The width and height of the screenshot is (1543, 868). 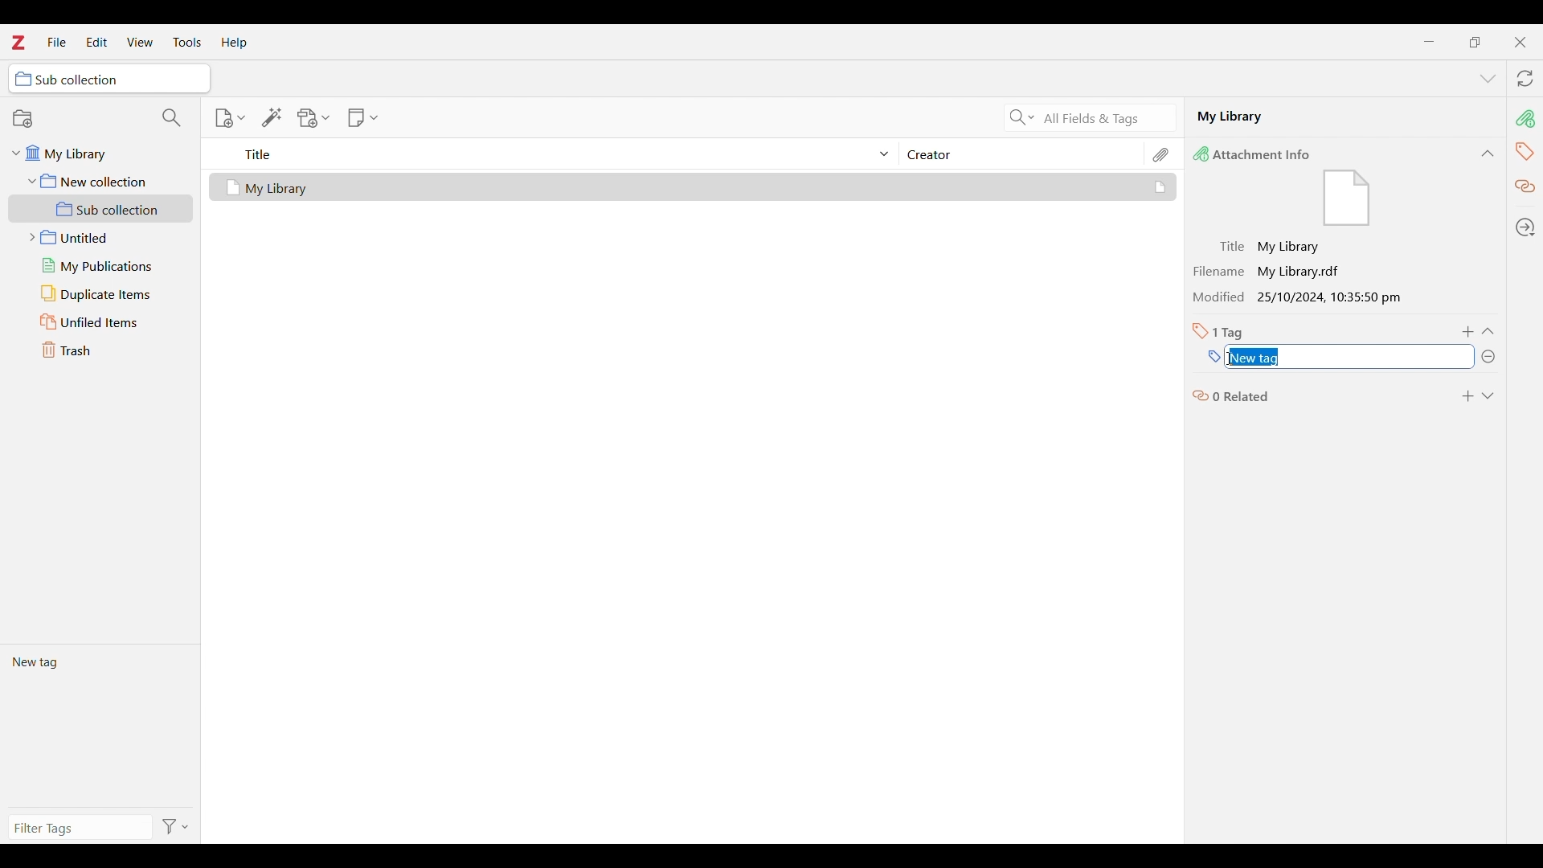 What do you see at coordinates (97, 235) in the screenshot?
I see `Untitled folder` at bounding box center [97, 235].